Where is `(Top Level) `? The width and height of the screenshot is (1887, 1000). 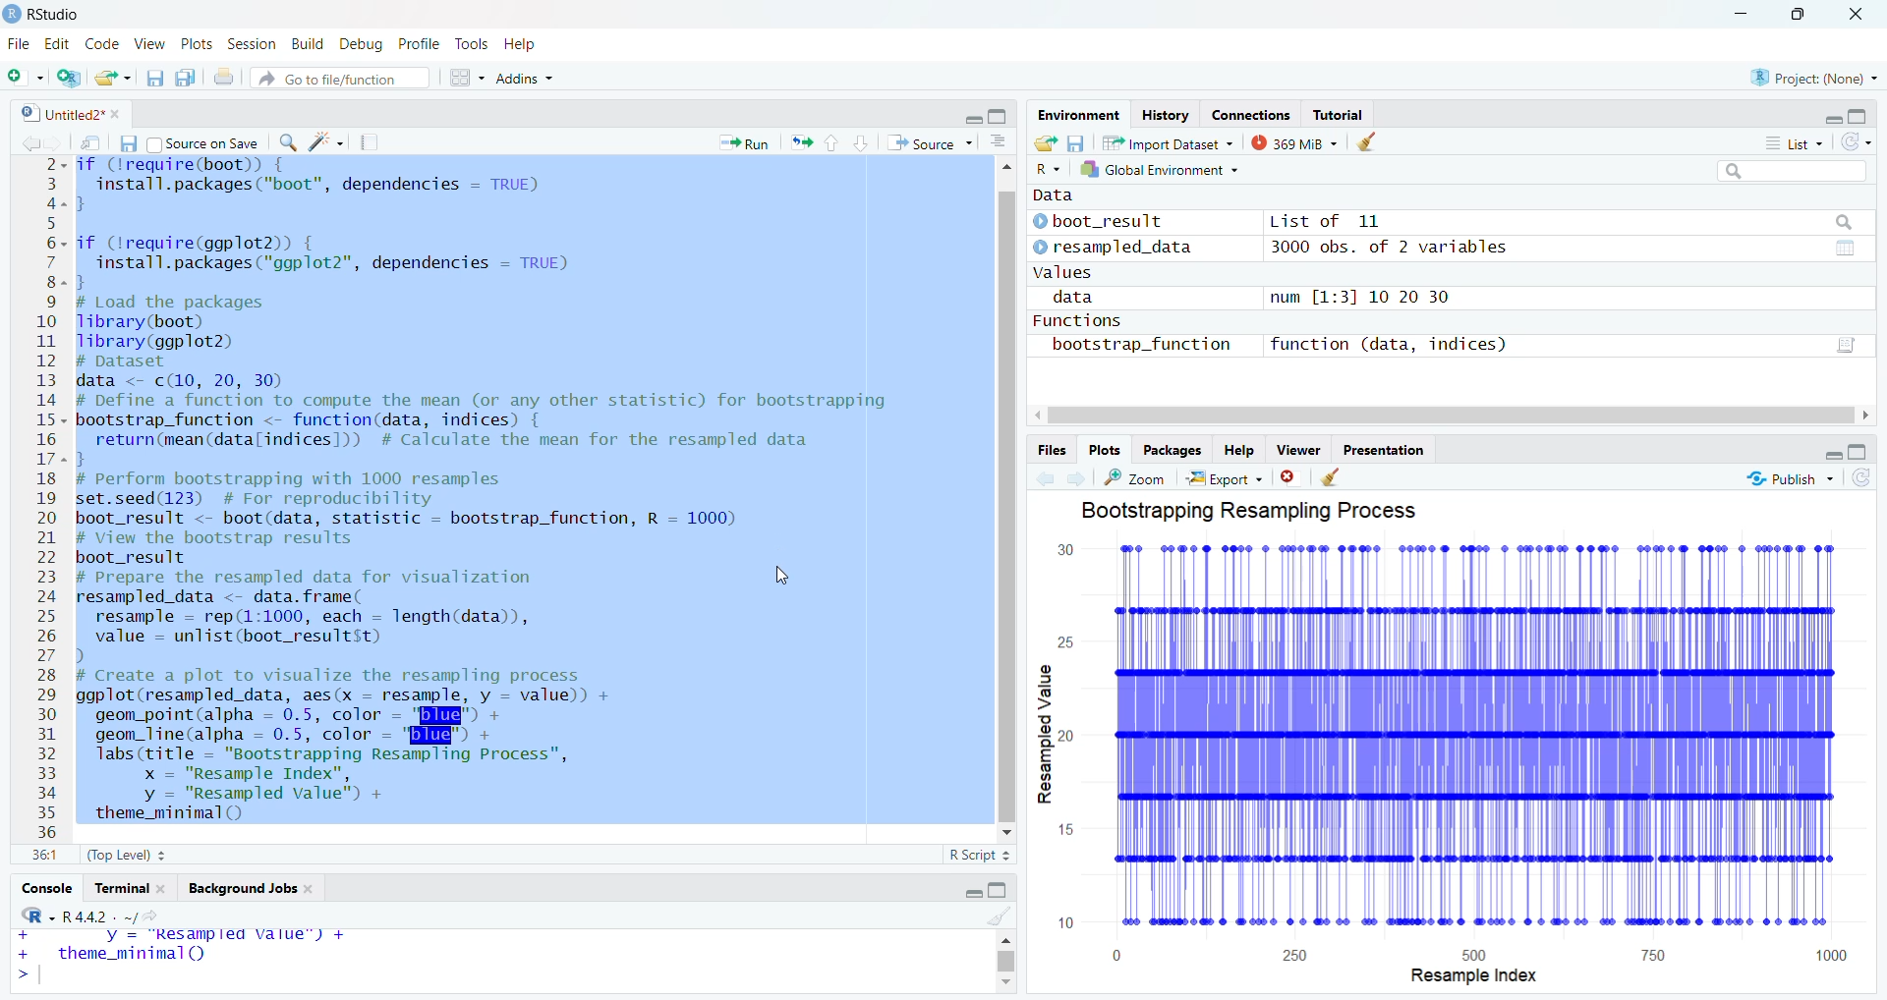
(Top Level)  is located at coordinates (127, 856).